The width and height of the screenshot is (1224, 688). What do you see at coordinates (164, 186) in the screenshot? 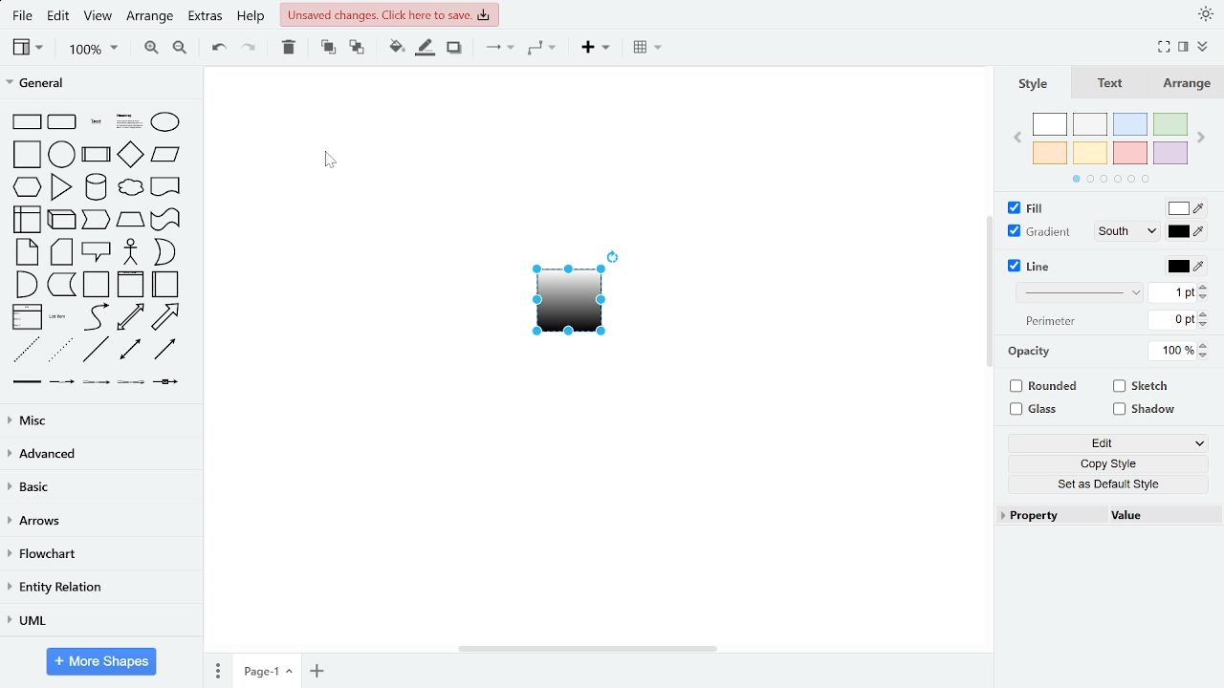
I see `general shapes` at bounding box center [164, 186].